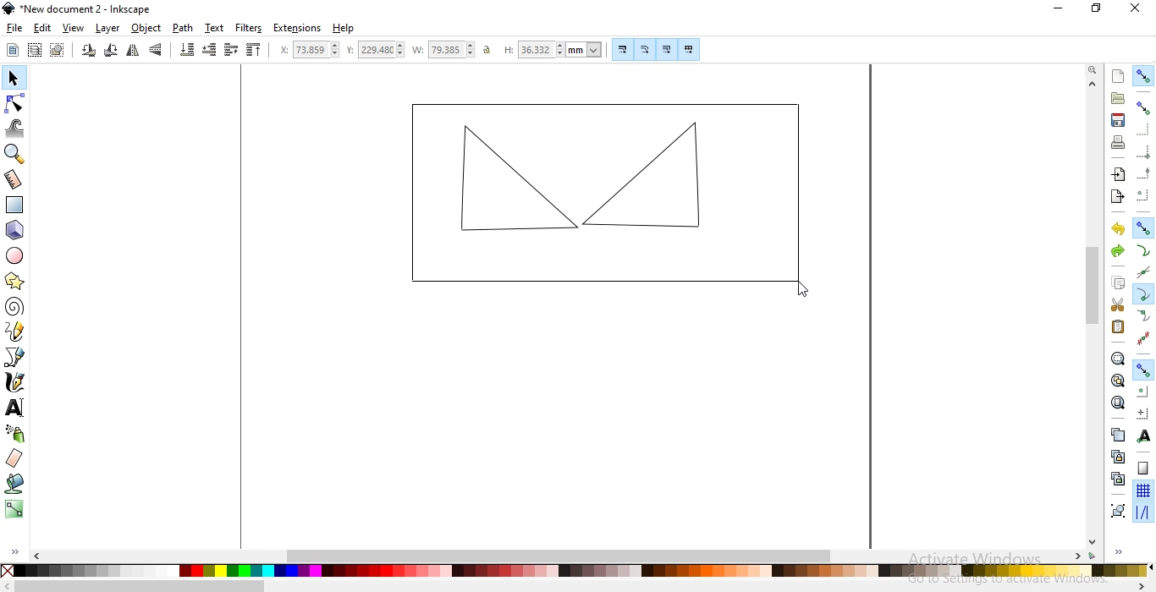  I want to click on deselect any selected objects or nodes, so click(57, 51).